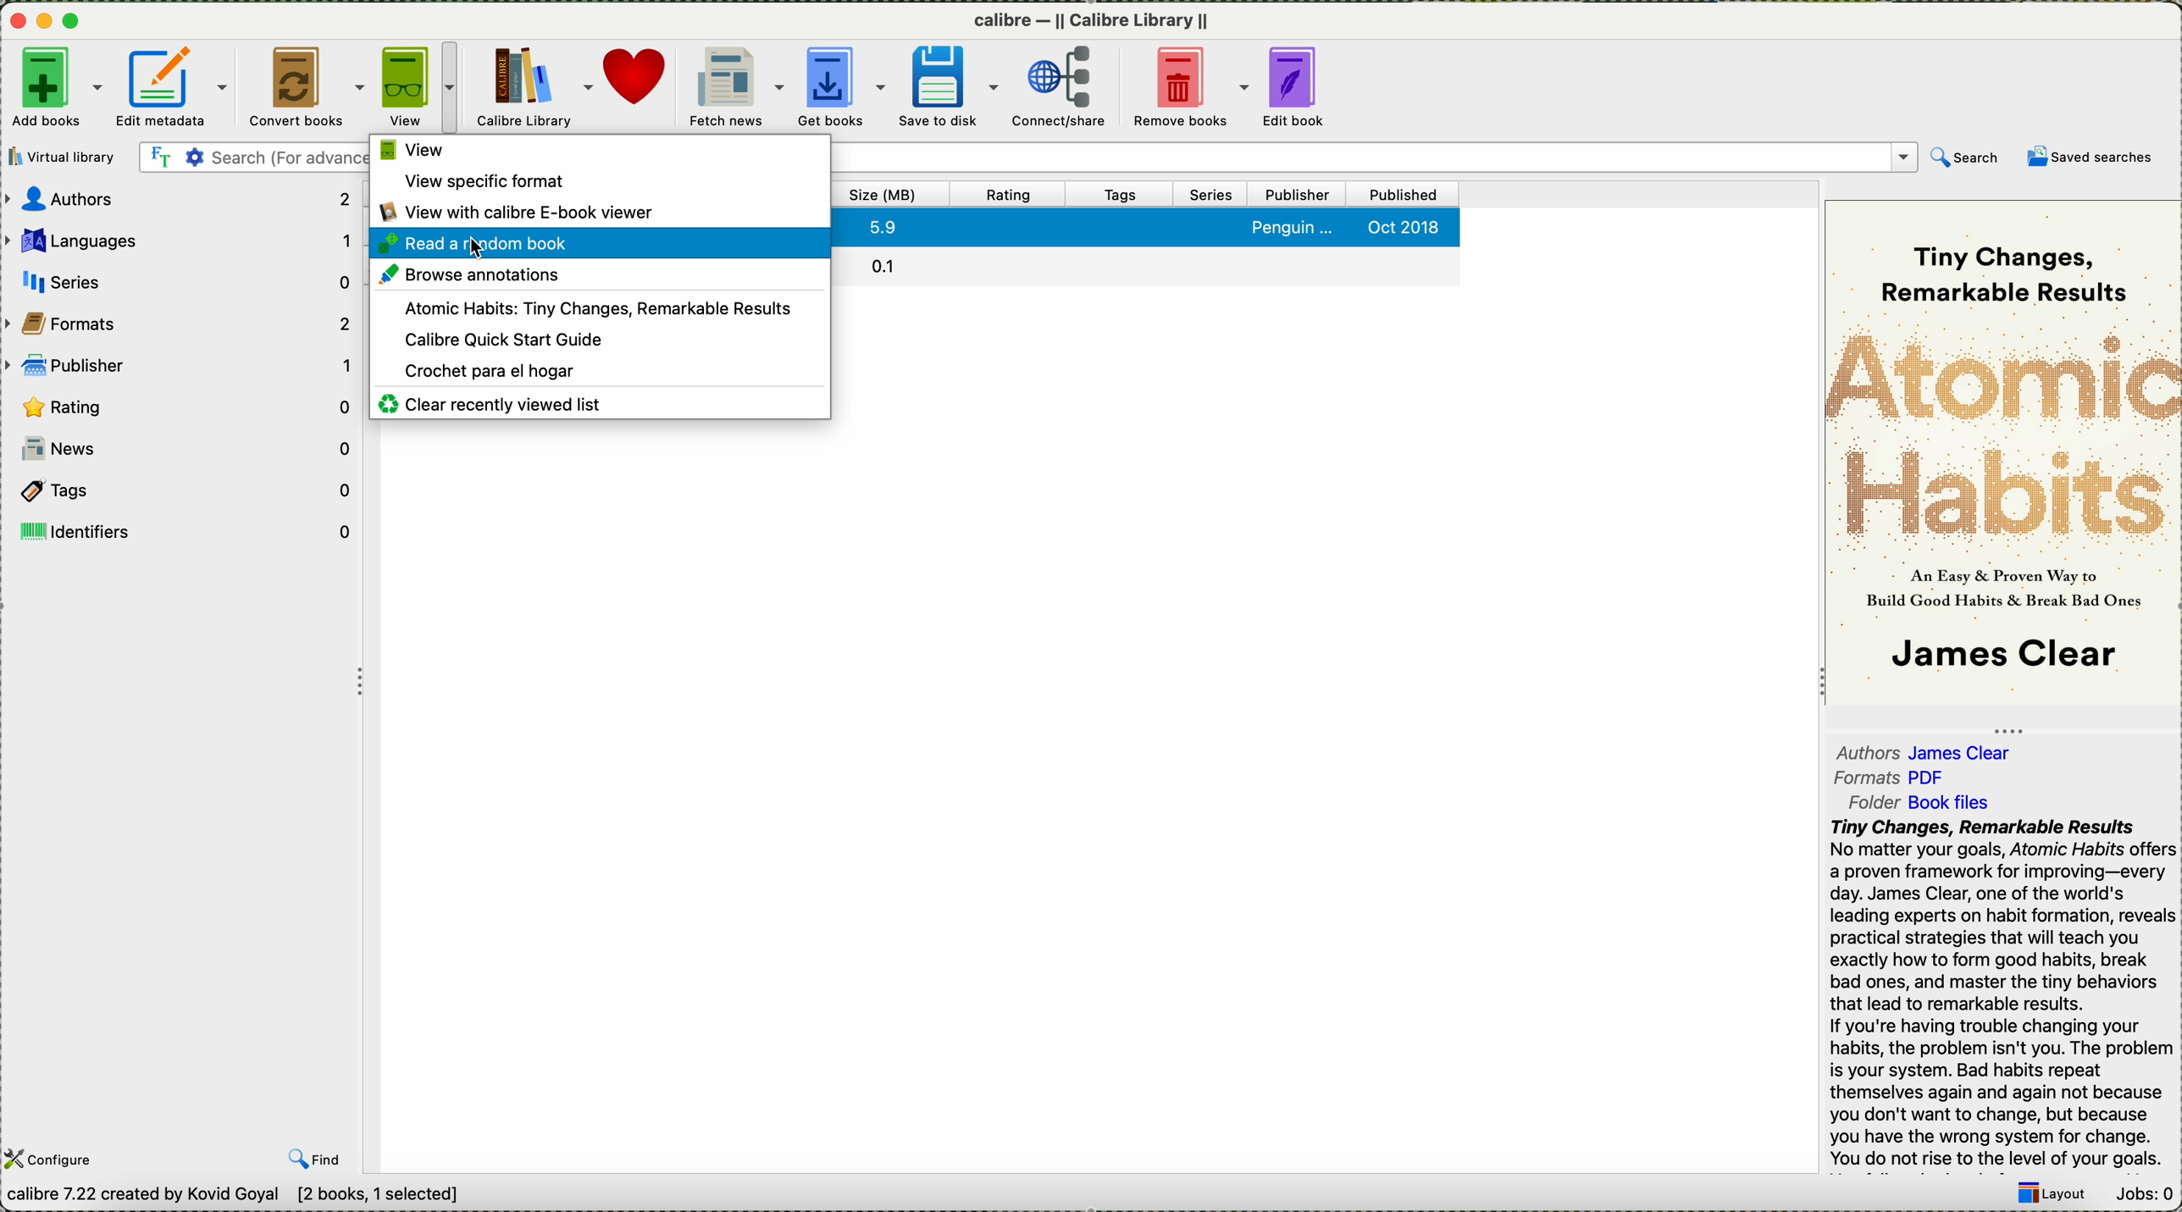 This screenshot has height=1212, width=2182. Describe the element at coordinates (482, 251) in the screenshot. I see `cursor` at that location.